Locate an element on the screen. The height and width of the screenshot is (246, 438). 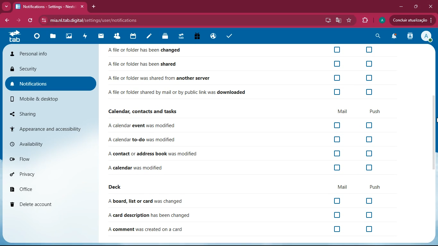
Concluir atualizacao is located at coordinates (413, 20).